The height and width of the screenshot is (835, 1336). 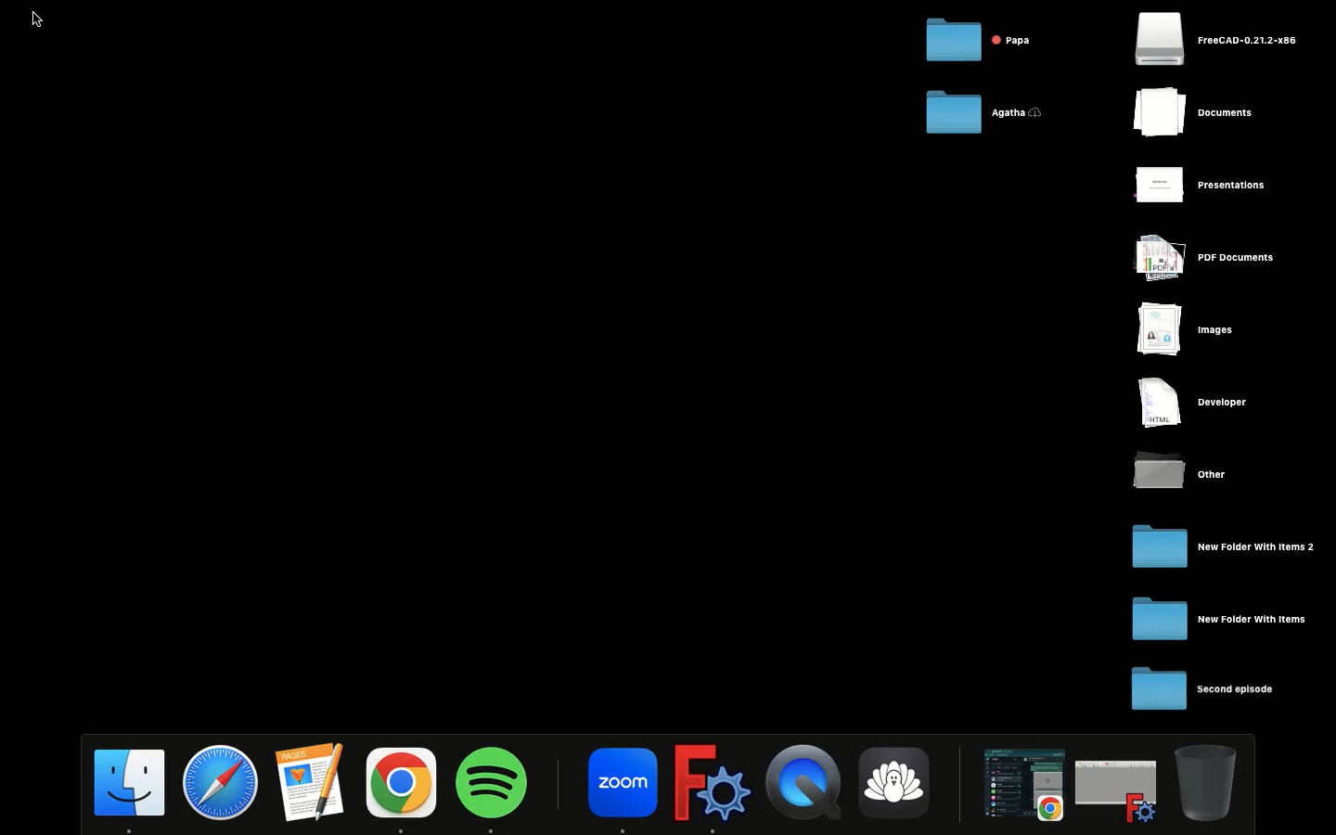 I want to click on Other, so click(x=1185, y=469).